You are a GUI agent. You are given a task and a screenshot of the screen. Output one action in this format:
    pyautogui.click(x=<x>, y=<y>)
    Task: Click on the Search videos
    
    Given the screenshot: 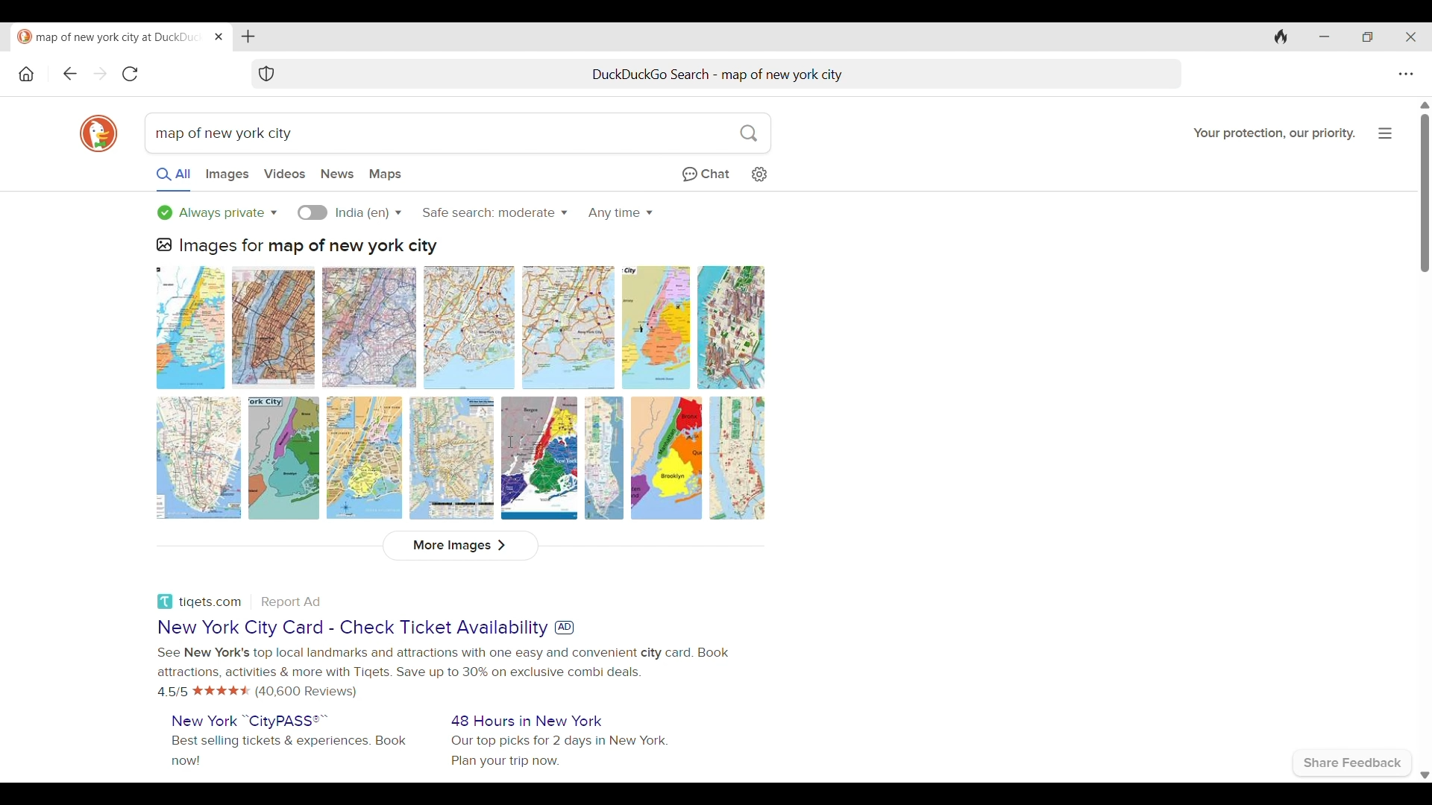 What is the action you would take?
    pyautogui.click(x=285, y=174)
    